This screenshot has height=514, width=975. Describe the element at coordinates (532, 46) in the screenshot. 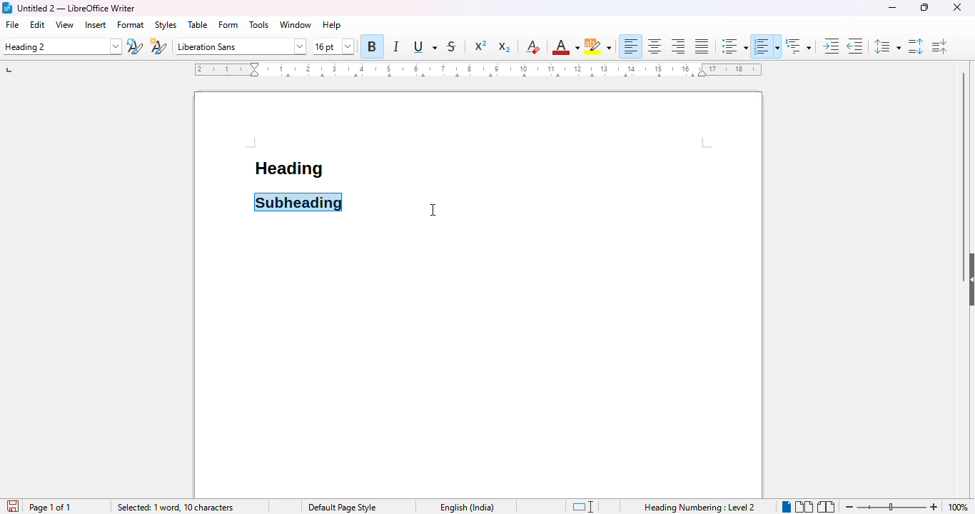

I see `clear direct formatting` at that location.